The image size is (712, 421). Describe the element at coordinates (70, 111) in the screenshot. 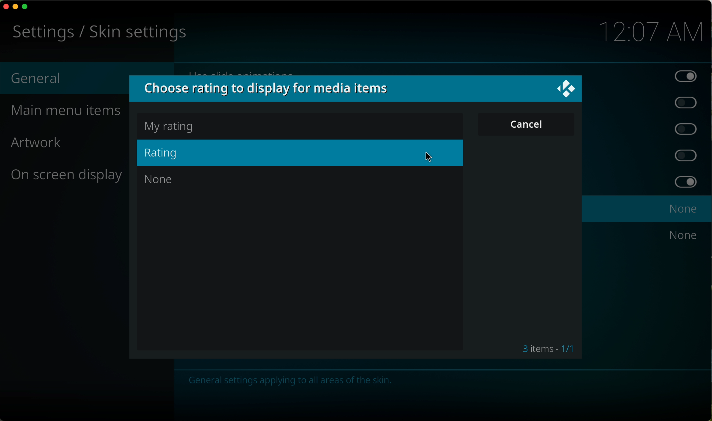

I see `main menu items` at that location.